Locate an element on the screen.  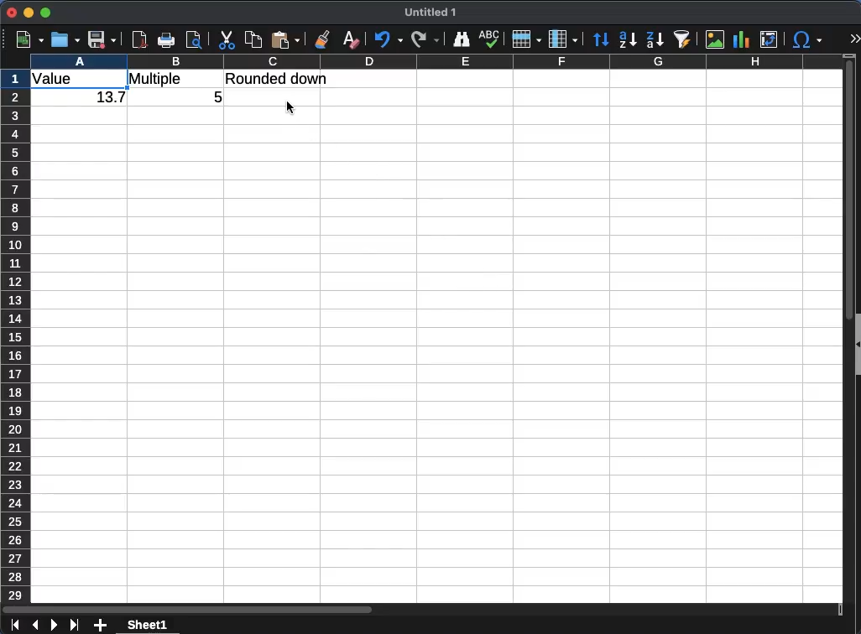
13.7 is located at coordinates (107, 99).